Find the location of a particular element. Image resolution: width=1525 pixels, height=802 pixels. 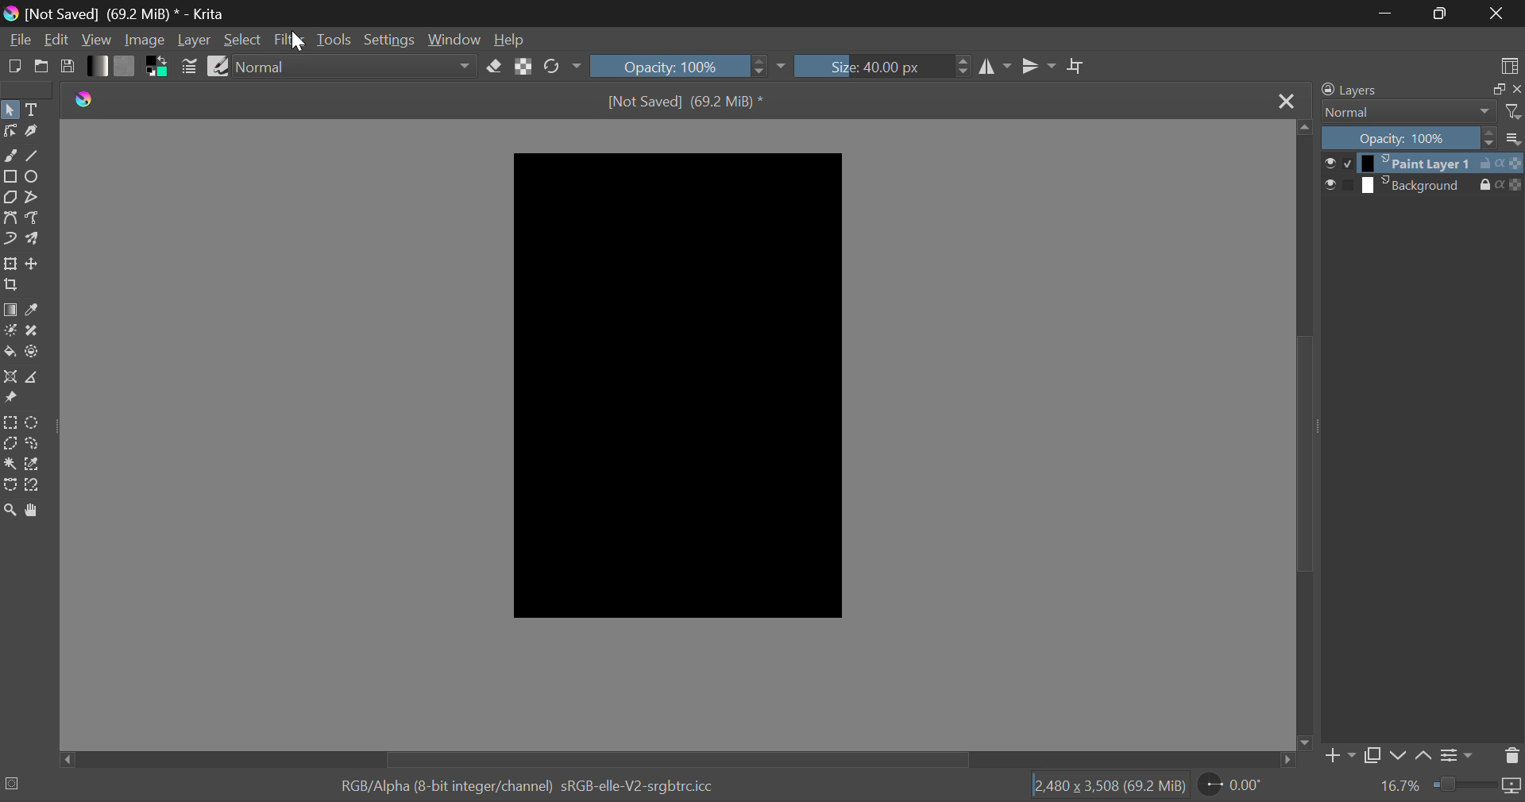

Tools is located at coordinates (335, 38).